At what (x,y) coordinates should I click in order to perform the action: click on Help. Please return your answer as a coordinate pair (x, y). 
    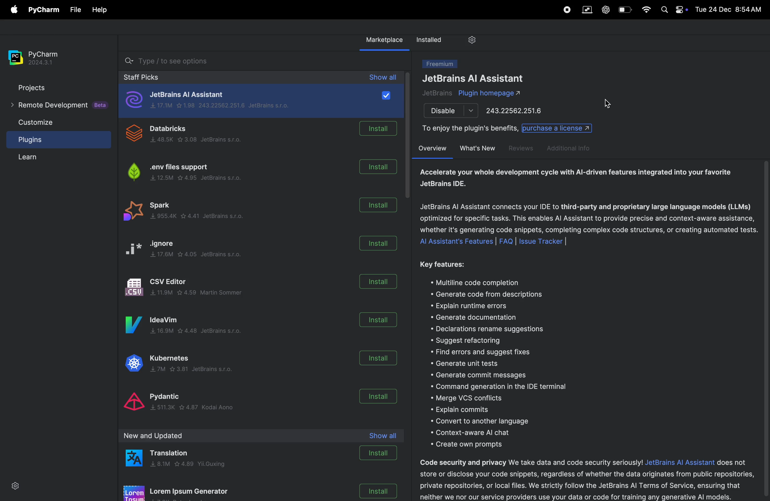
    Looking at the image, I should click on (100, 10).